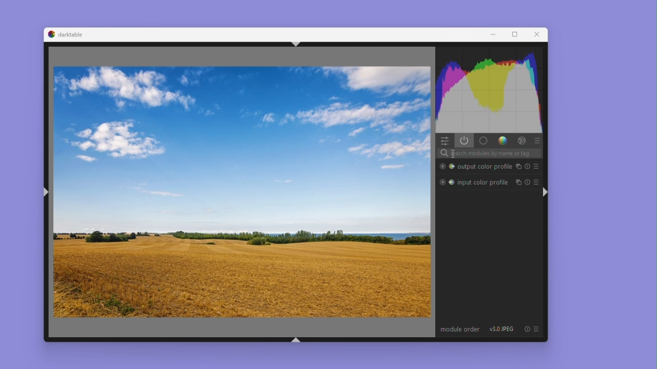  Describe the element at coordinates (1406, 483) in the screenshot. I see `multiple instance` at that location.